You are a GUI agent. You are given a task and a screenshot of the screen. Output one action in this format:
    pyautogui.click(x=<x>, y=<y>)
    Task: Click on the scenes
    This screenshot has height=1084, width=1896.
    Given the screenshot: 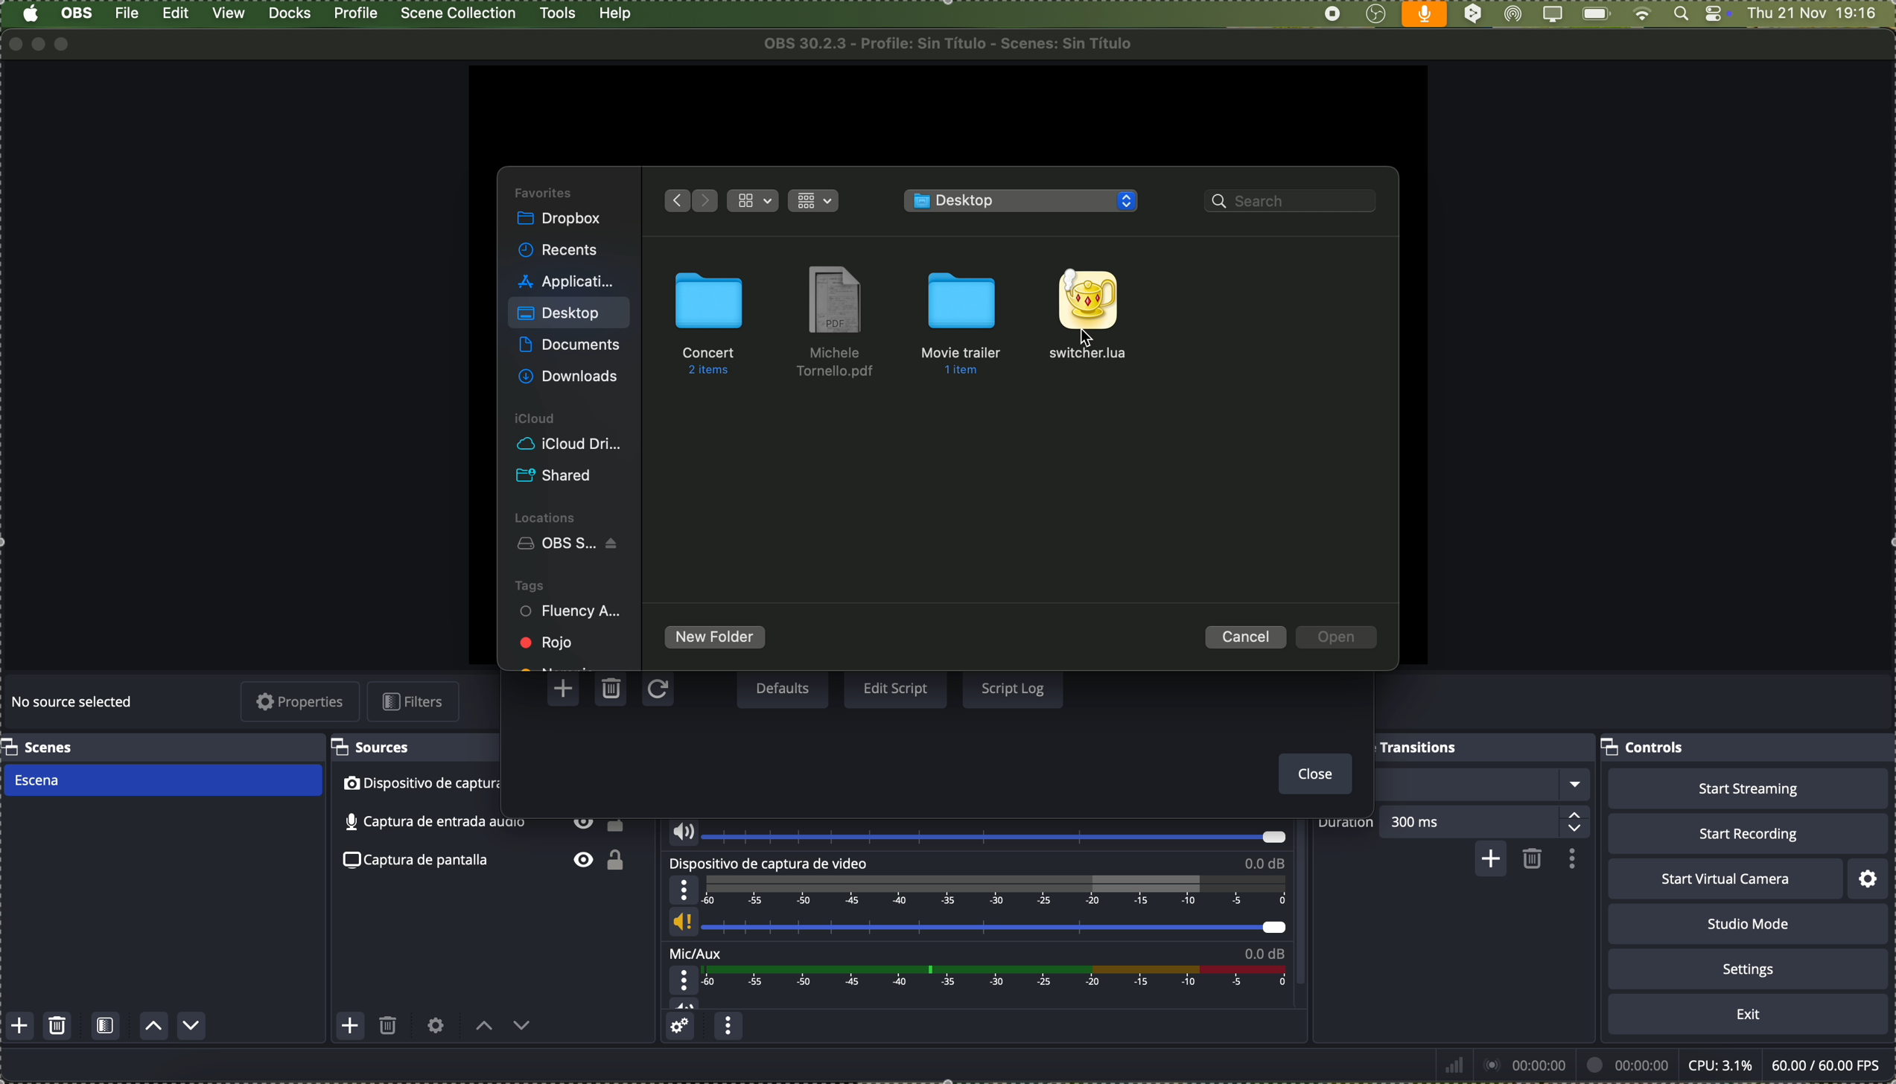 What is the action you would take?
    pyautogui.click(x=40, y=747)
    